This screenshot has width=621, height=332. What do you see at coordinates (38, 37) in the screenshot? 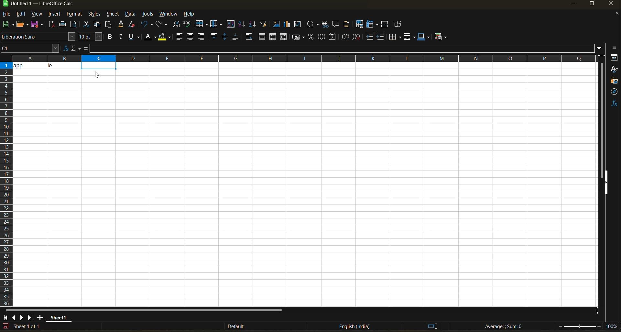
I see `font name` at bounding box center [38, 37].